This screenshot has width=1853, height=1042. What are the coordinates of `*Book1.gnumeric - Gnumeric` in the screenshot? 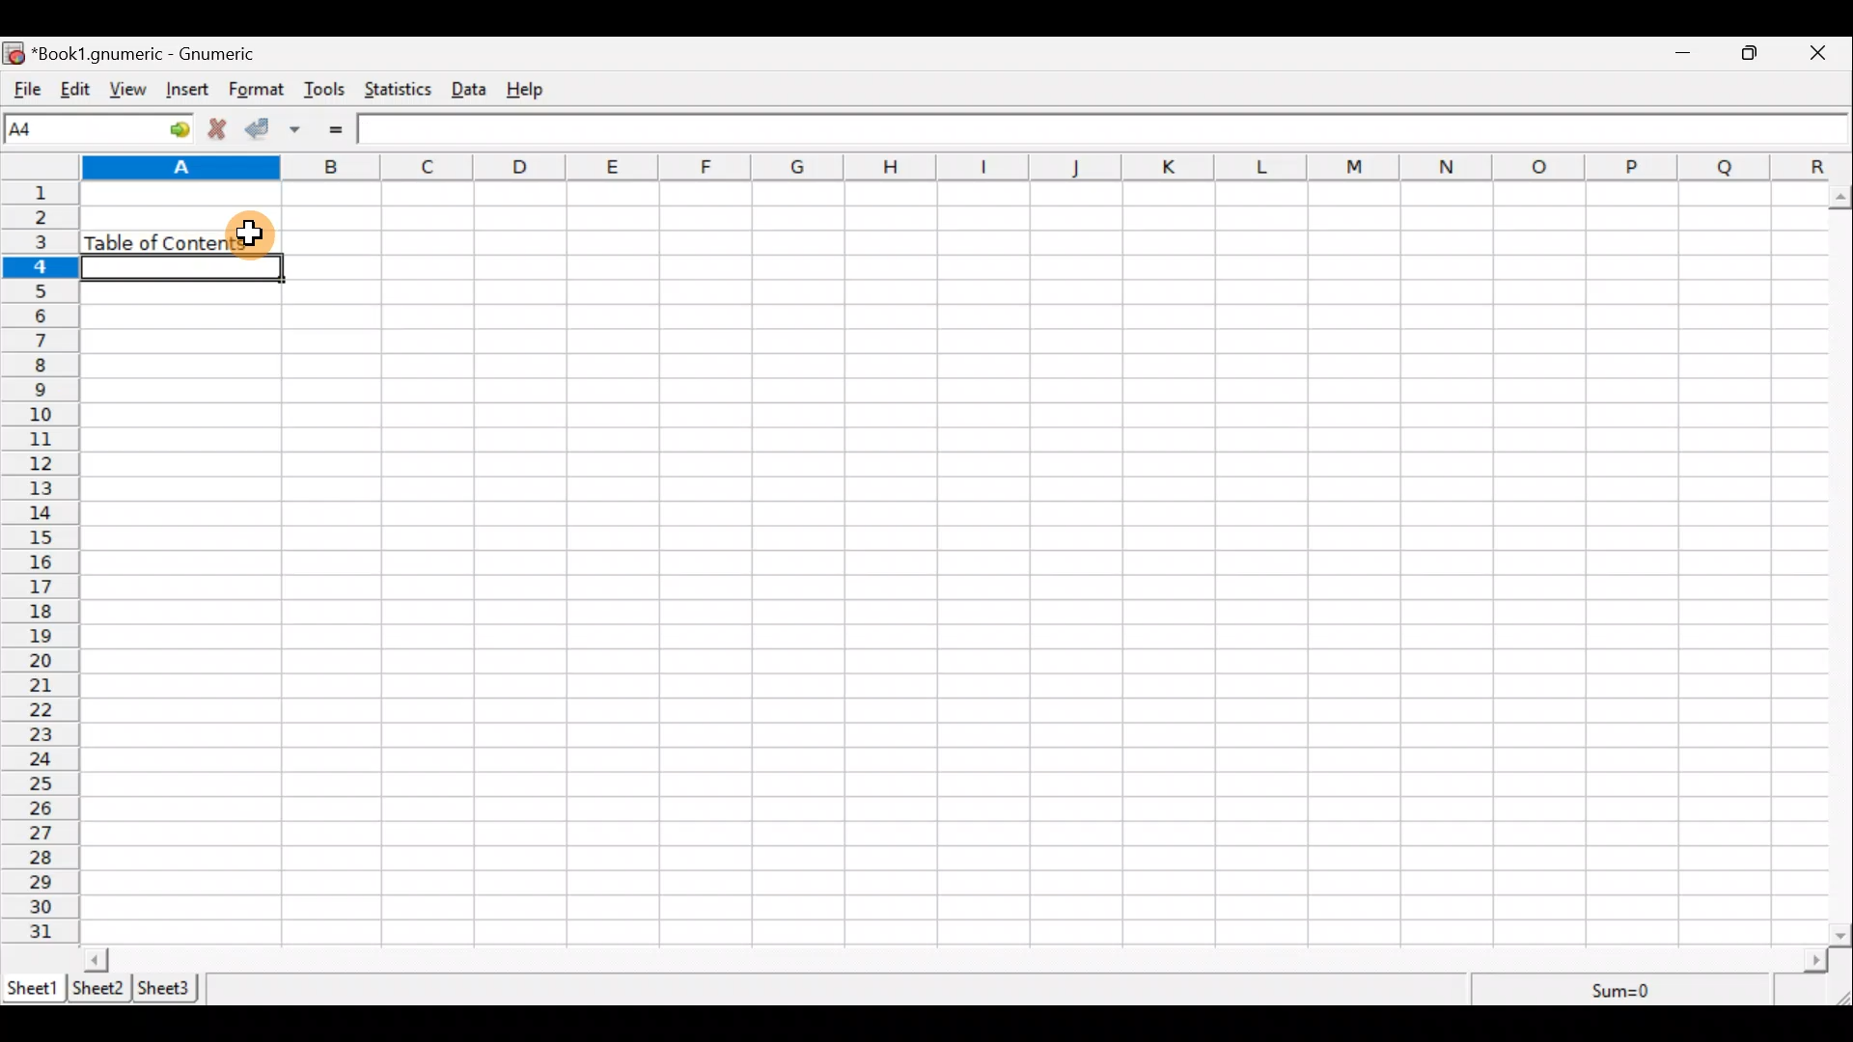 It's located at (149, 54).